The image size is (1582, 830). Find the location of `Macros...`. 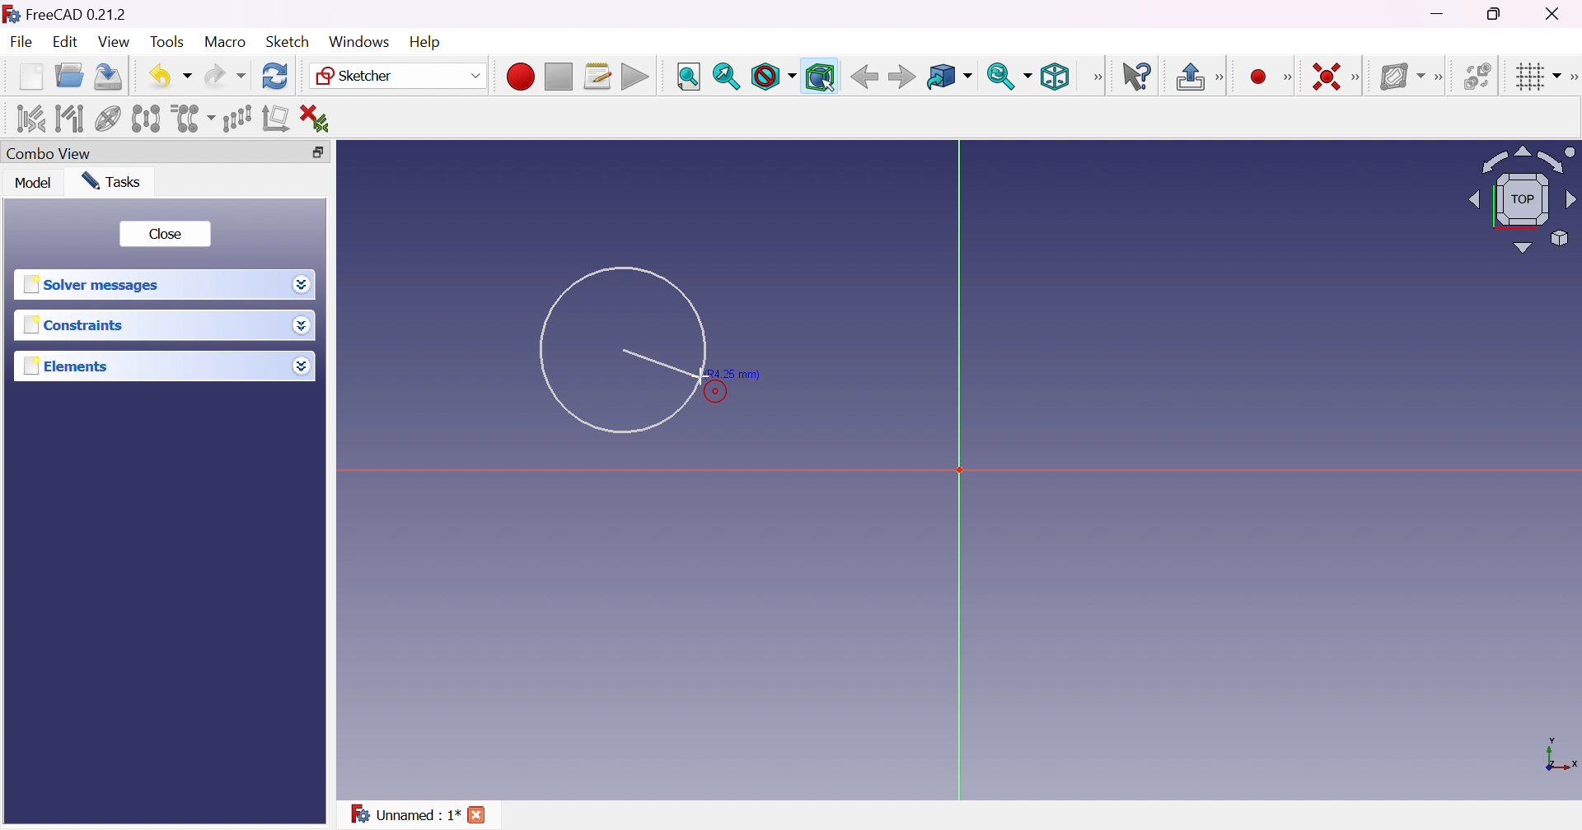

Macros... is located at coordinates (598, 76).